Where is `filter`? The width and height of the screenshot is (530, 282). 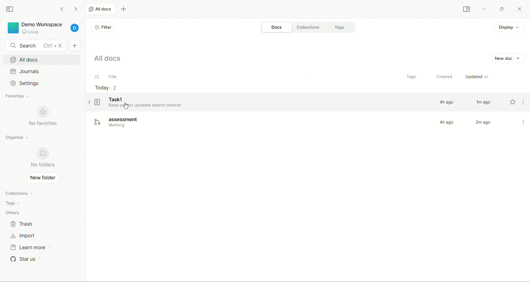 filter is located at coordinates (102, 28).